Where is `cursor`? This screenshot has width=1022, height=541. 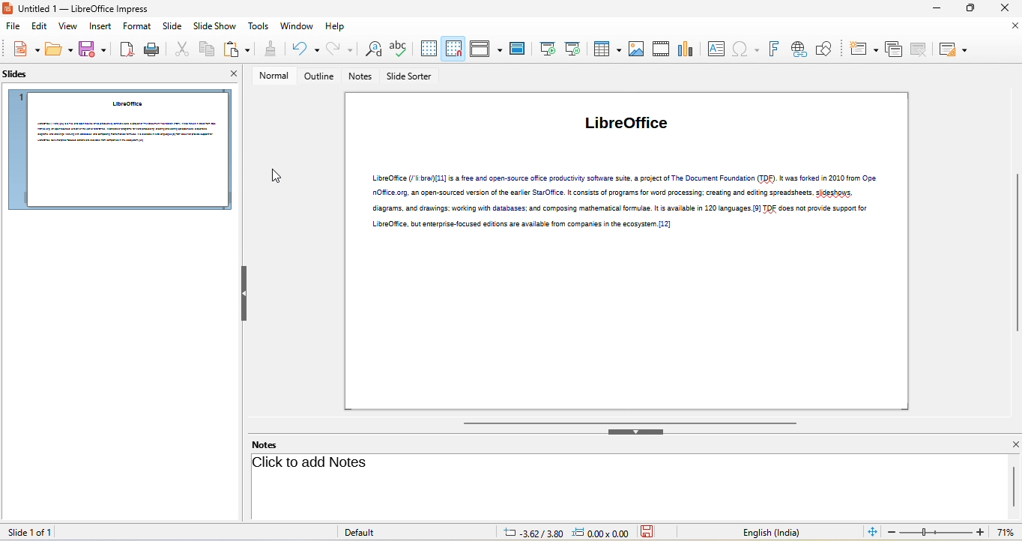 cursor is located at coordinates (277, 177).